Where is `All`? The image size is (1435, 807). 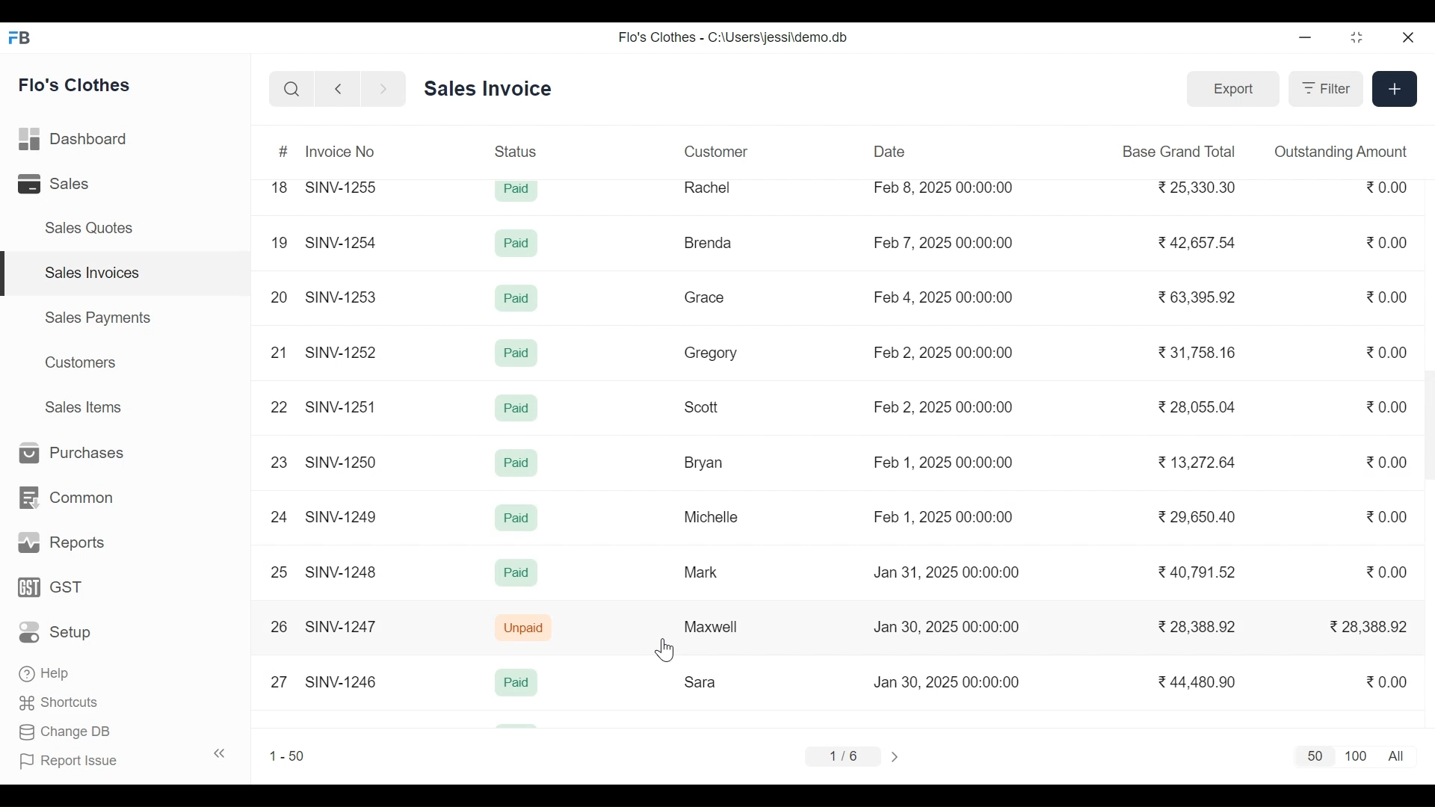 All is located at coordinates (1399, 756).